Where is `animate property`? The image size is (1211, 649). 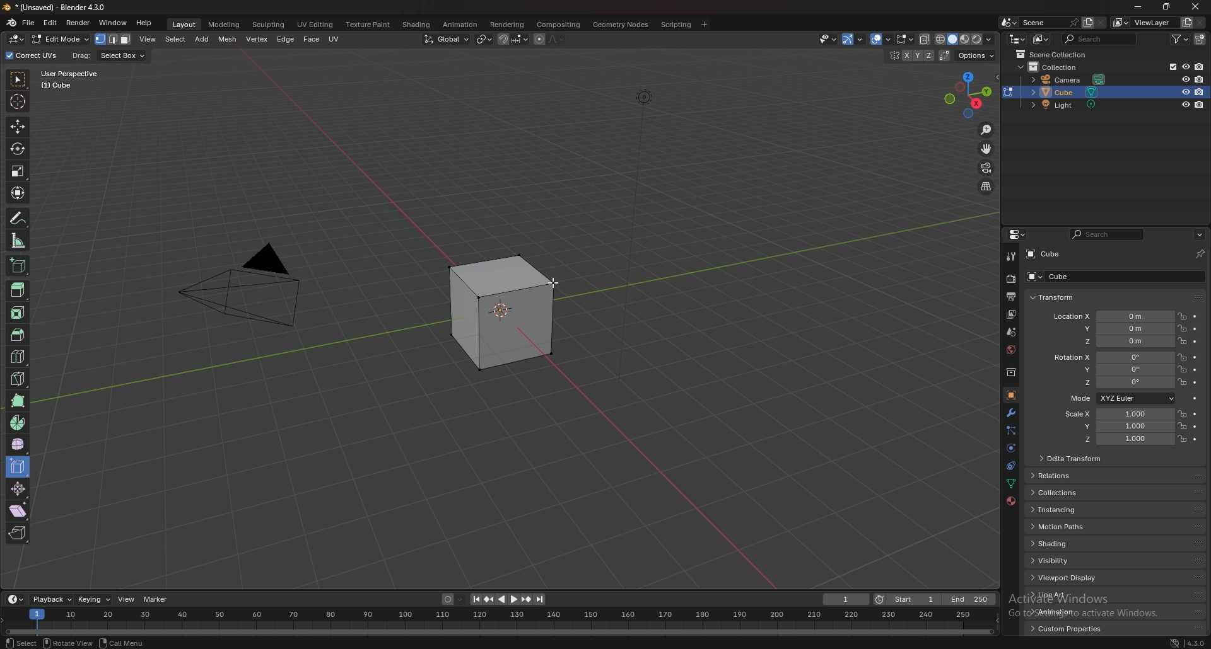 animate property is located at coordinates (1195, 439).